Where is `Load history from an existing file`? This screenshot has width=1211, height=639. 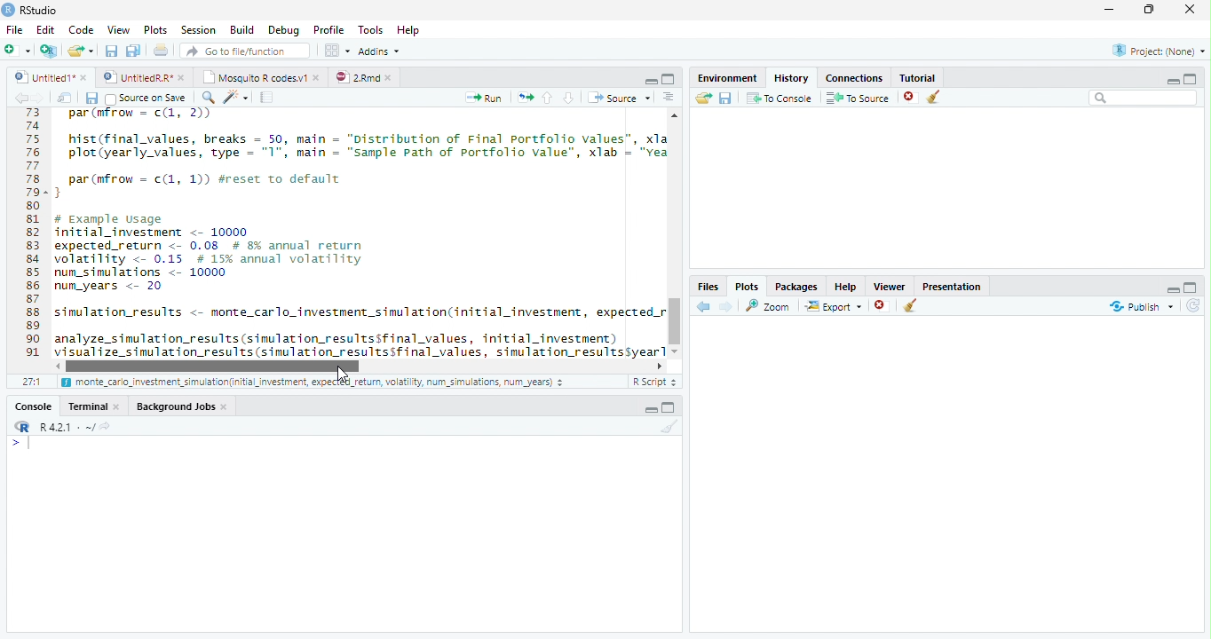 Load history from an existing file is located at coordinates (702, 99).